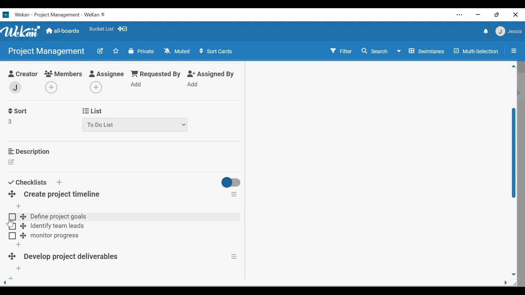 This screenshot has height=295, width=525. What do you see at coordinates (514, 154) in the screenshot?
I see `Vertical scroll bar` at bounding box center [514, 154].